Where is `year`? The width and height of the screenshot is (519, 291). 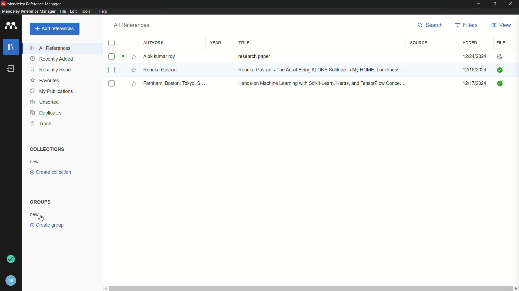 year is located at coordinates (216, 43).